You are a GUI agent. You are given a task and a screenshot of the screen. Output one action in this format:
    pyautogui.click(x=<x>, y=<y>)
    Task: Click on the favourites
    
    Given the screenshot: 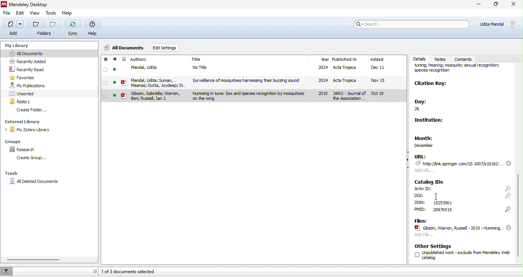 What is the action you would take?
    pyautogui.click(x=24, y=78)
    